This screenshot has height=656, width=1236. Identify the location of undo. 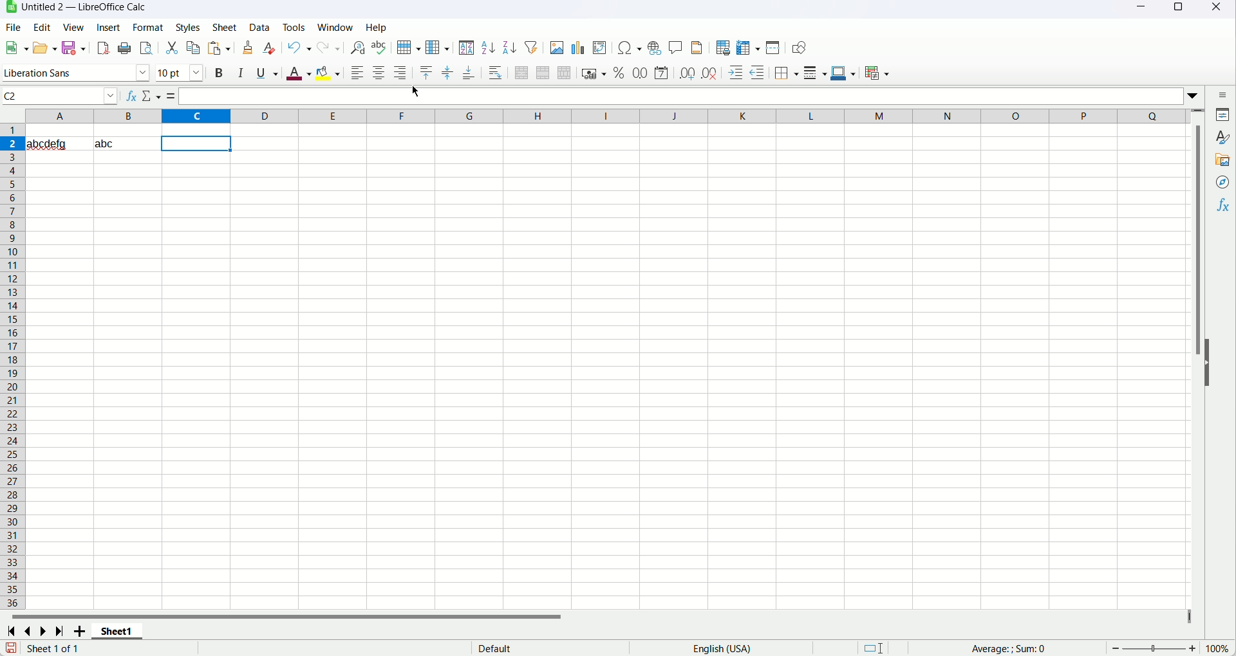
(299, 48).